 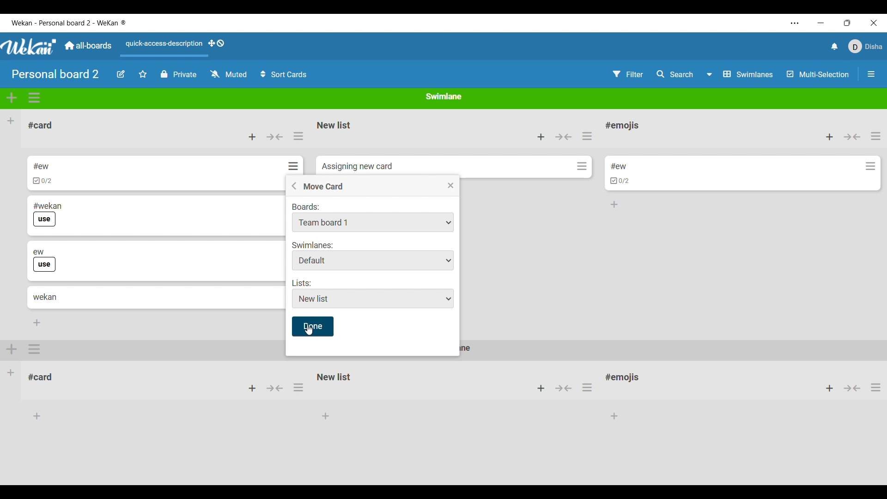 I want to click on Swimlane actions, so click(x=35, y=98).